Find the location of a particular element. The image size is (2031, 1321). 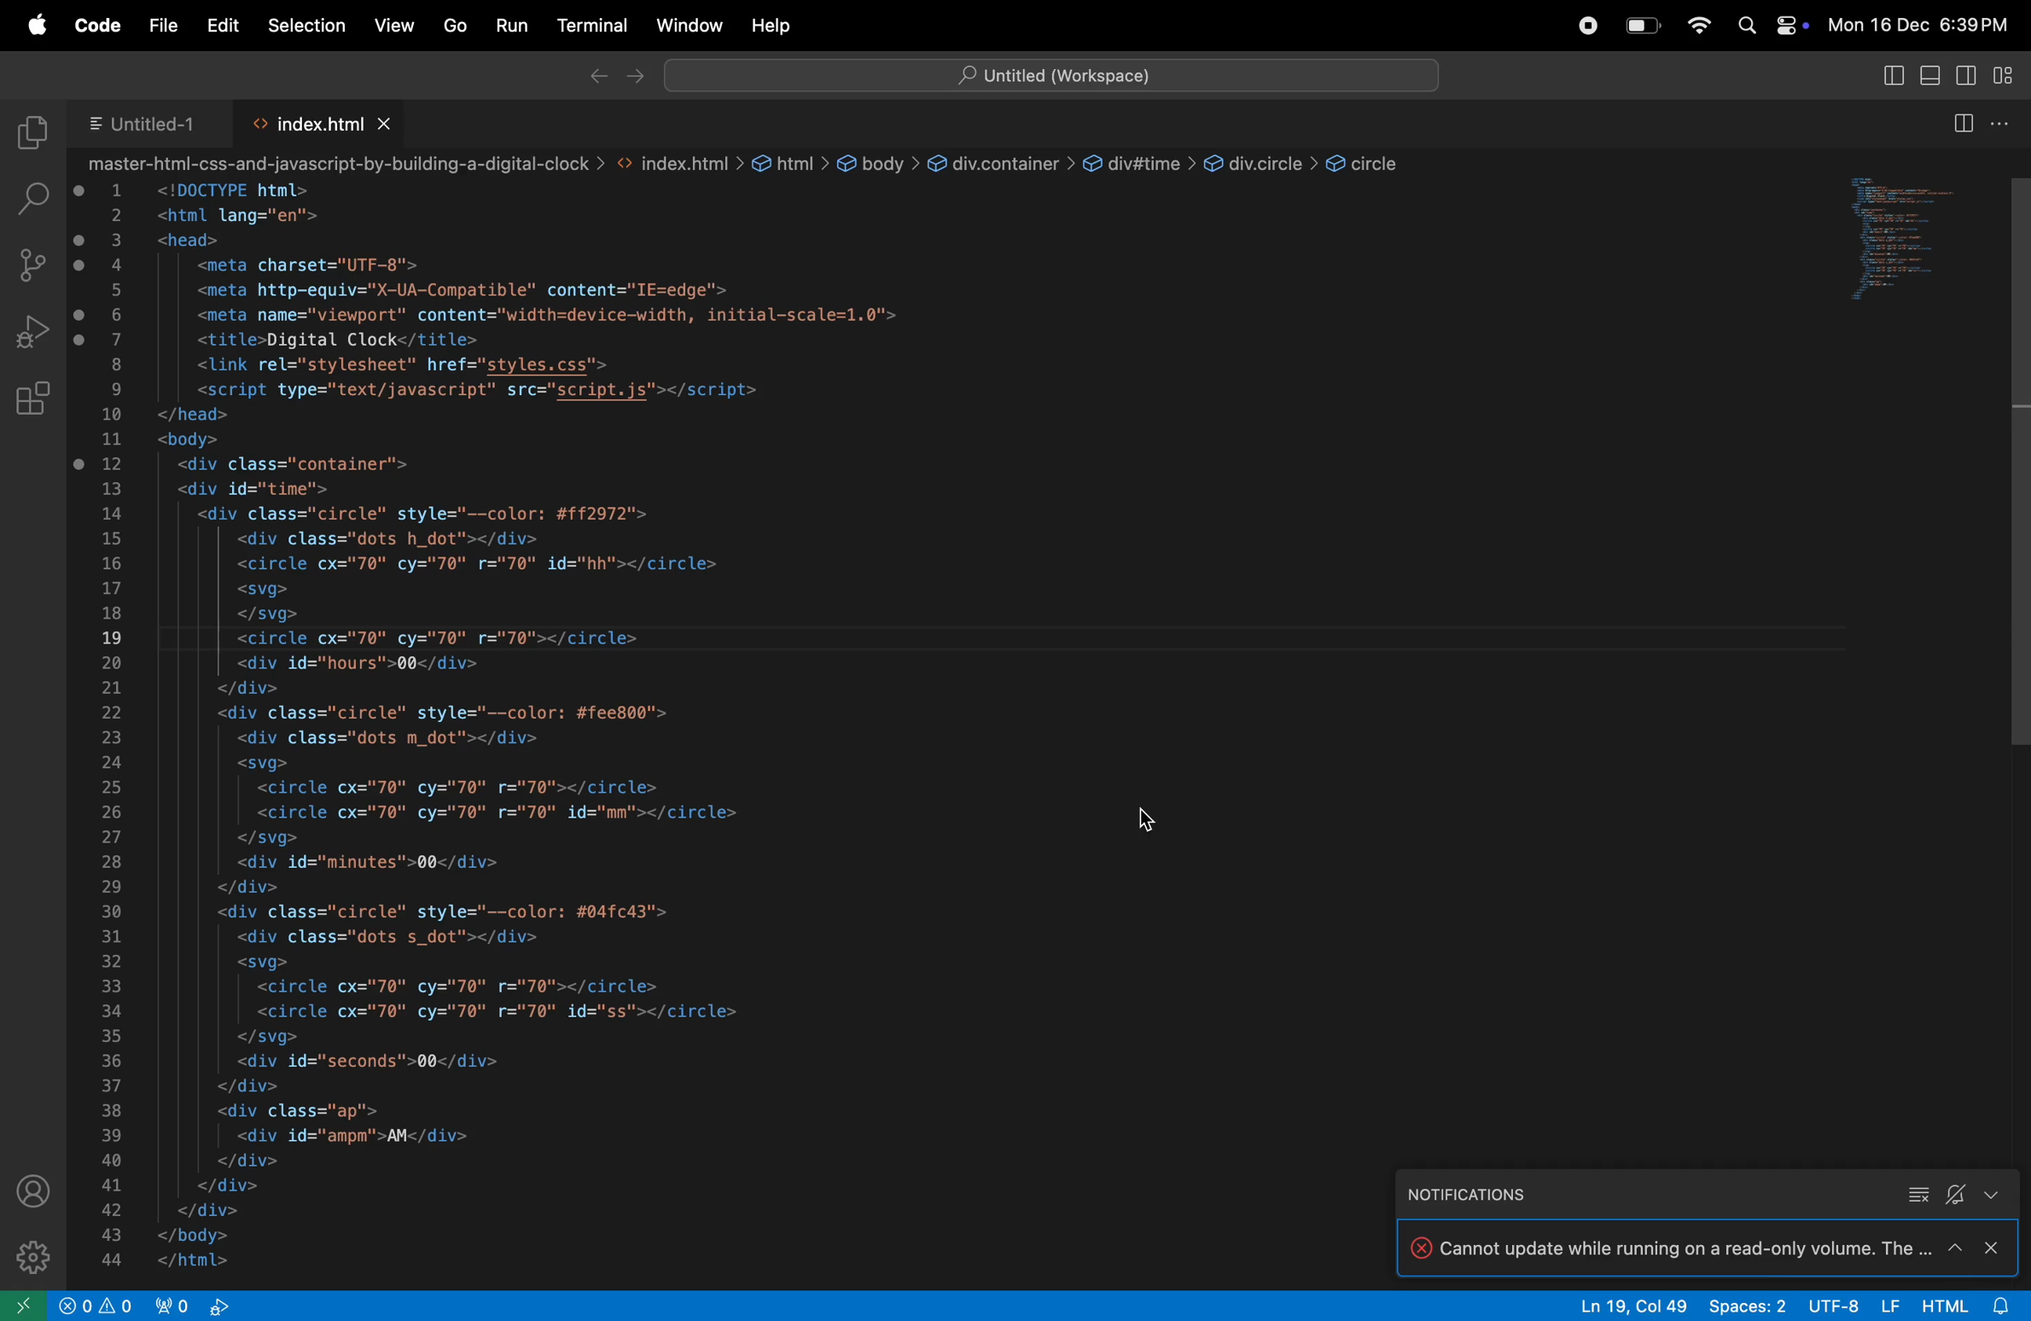

notifications is located at coordinates (1481, 1194).